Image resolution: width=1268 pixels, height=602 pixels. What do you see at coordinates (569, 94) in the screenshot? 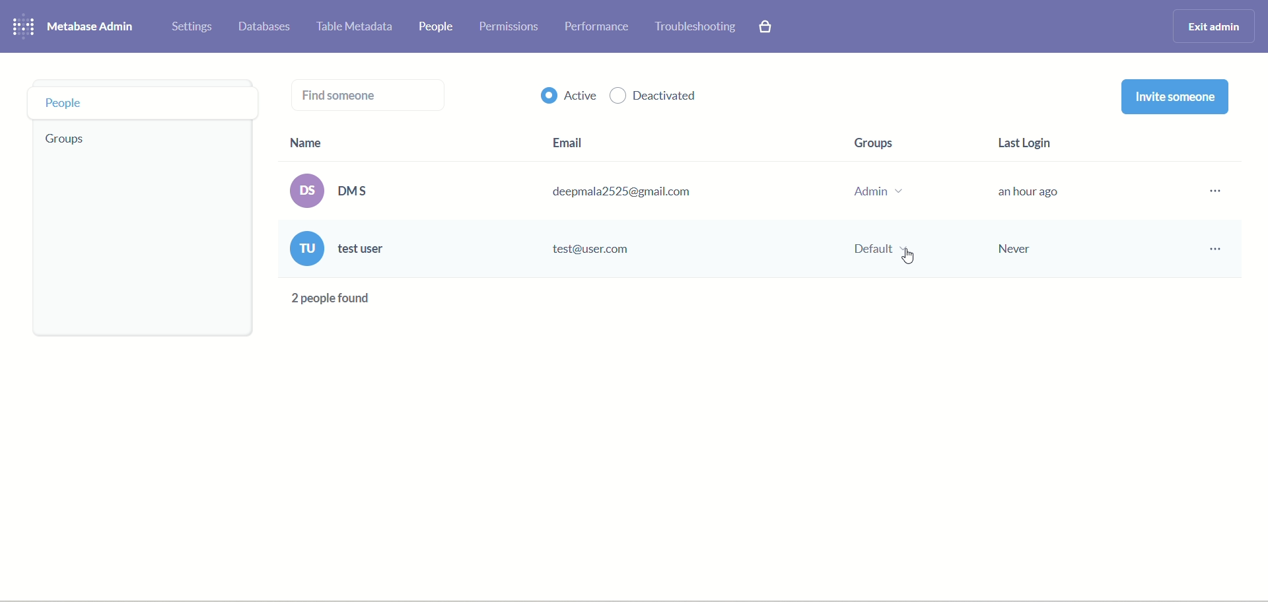
I see `active` at bounding box center [569, 94].